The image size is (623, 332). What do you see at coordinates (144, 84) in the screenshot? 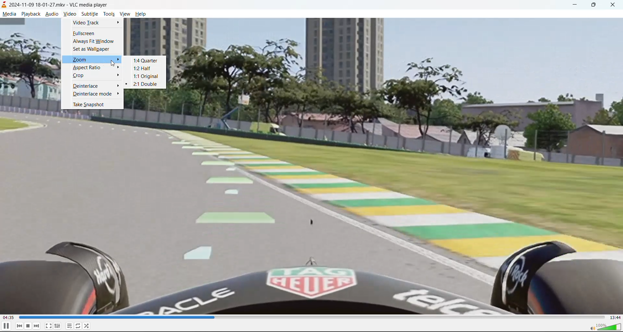
I see `2:1 double` at bounding box center [144, 84].